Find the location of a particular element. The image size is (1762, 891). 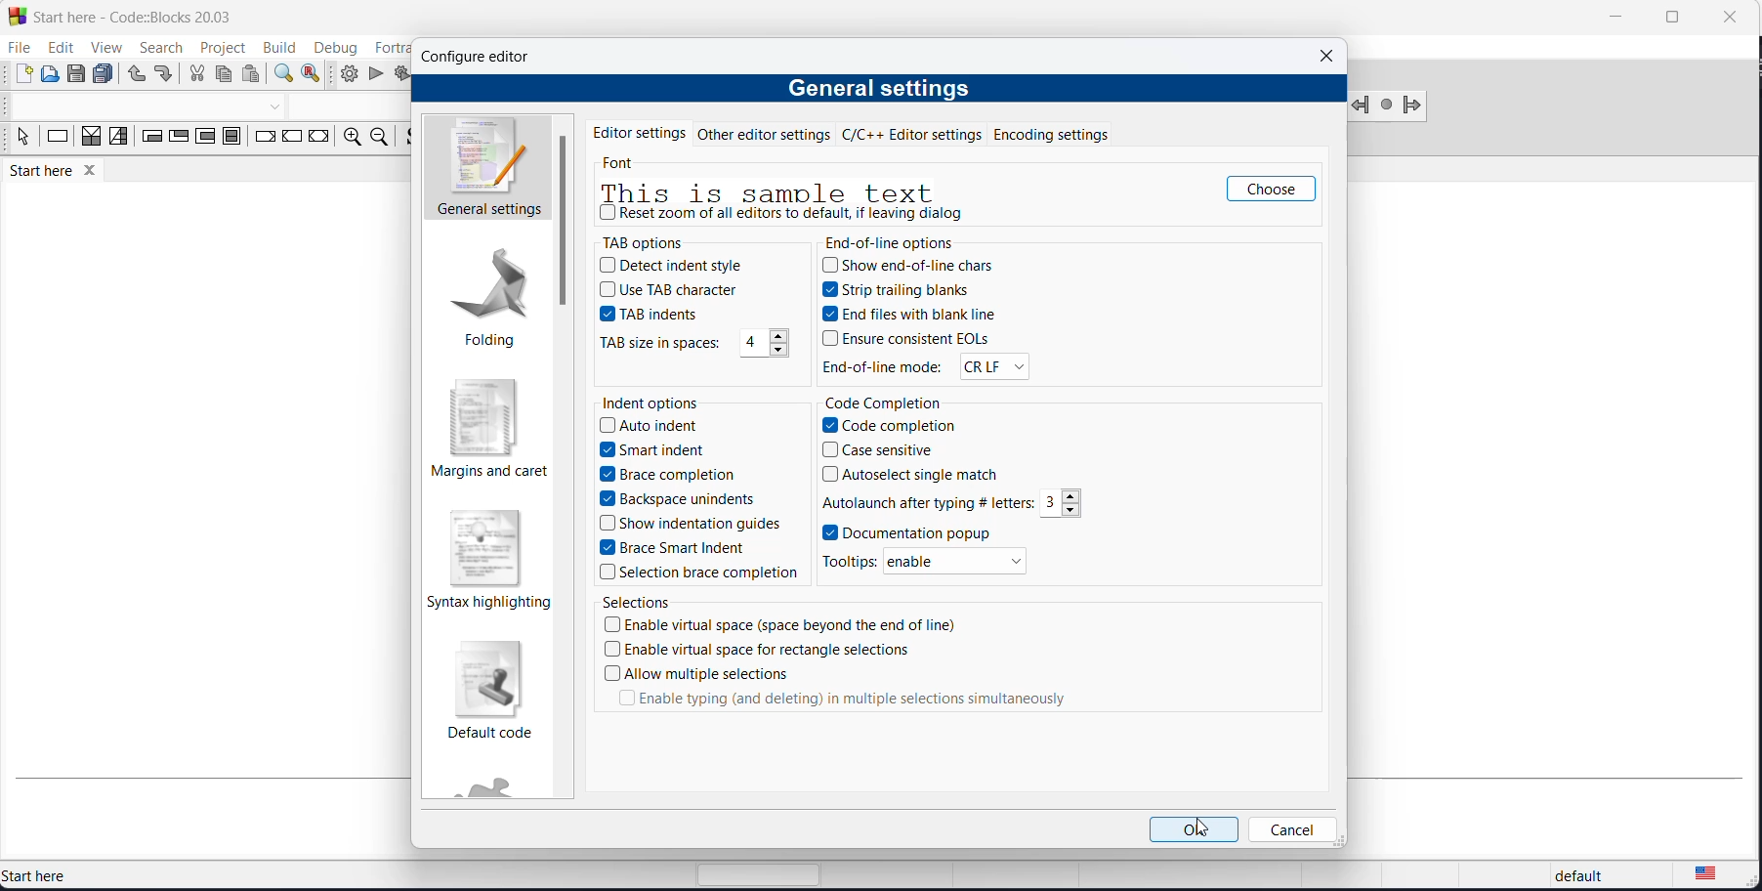

scrollbar is located at coordinates (565, 220).